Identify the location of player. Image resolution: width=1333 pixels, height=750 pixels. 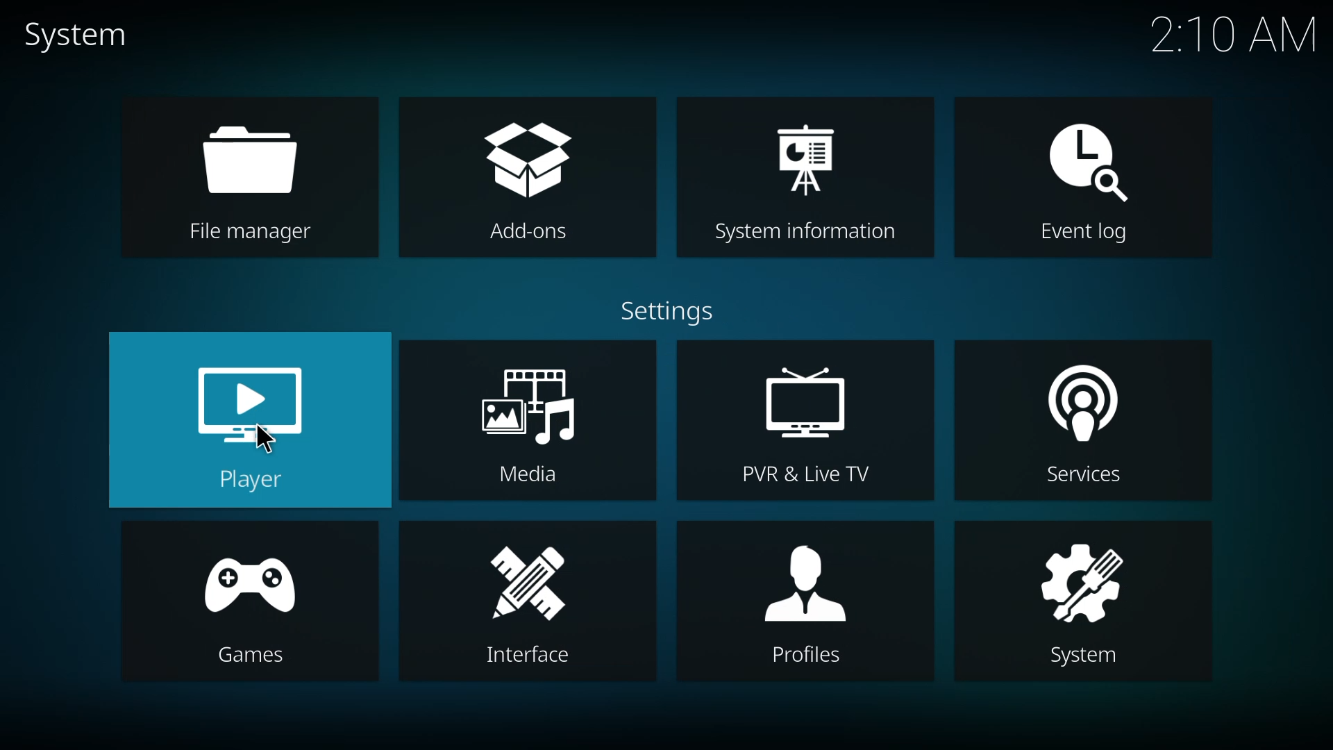
(246, 423).